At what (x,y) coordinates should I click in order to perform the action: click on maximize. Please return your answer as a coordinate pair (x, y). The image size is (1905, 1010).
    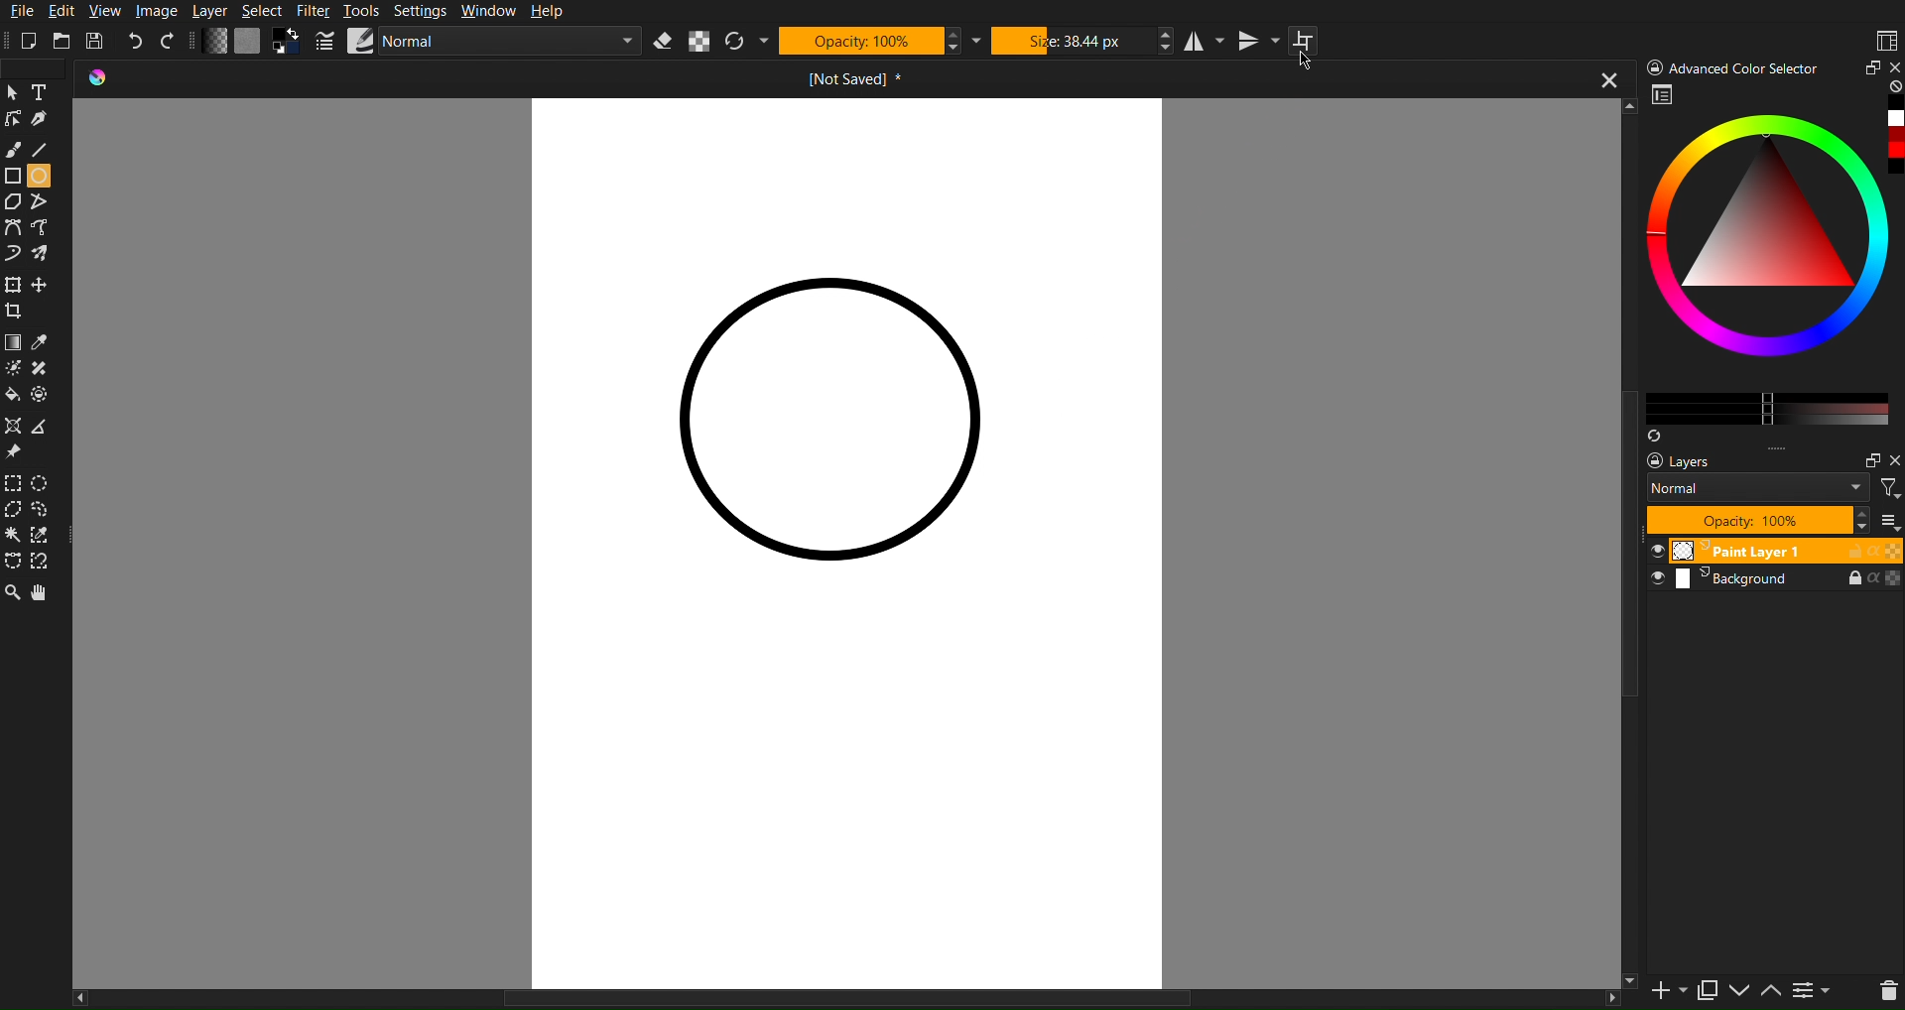
    Looking at the image, I should click on (1867, 460).